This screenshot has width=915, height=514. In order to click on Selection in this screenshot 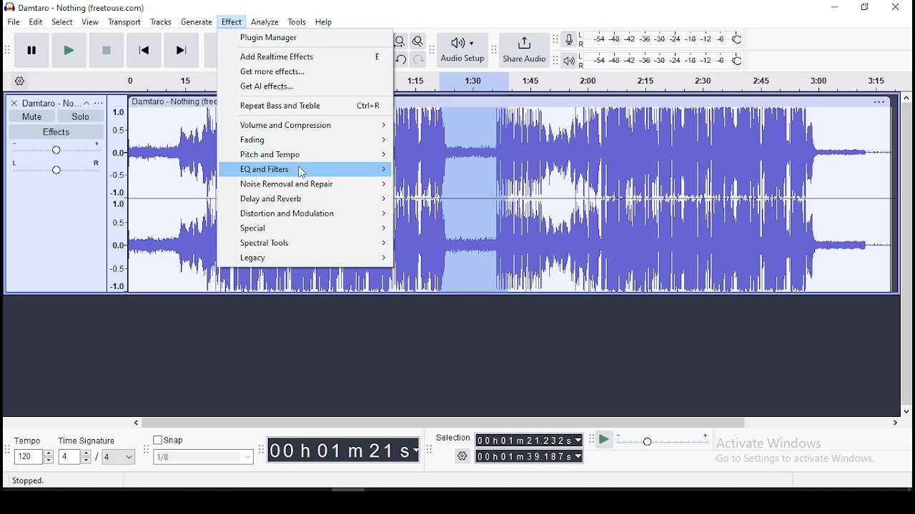, I will do `click(452, 438)`.